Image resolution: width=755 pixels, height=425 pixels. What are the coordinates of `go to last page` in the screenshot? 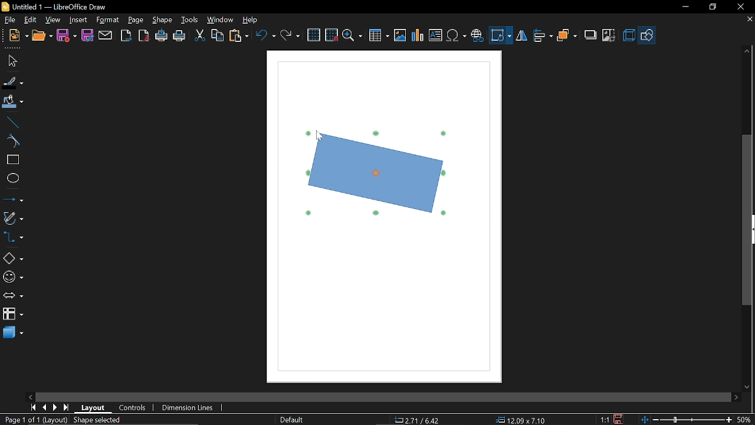 It's located at (67, 408).